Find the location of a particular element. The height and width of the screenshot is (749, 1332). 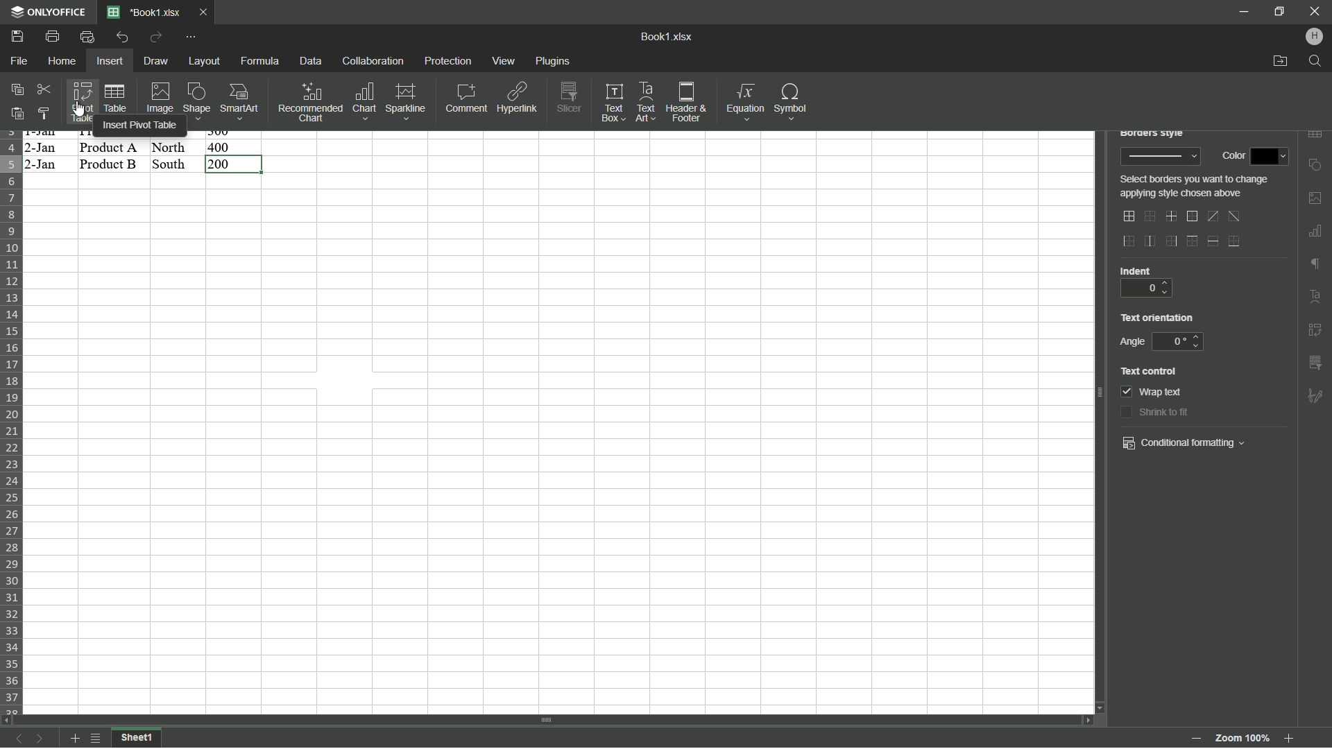

Pivot table is located at coordinates (80, 103).